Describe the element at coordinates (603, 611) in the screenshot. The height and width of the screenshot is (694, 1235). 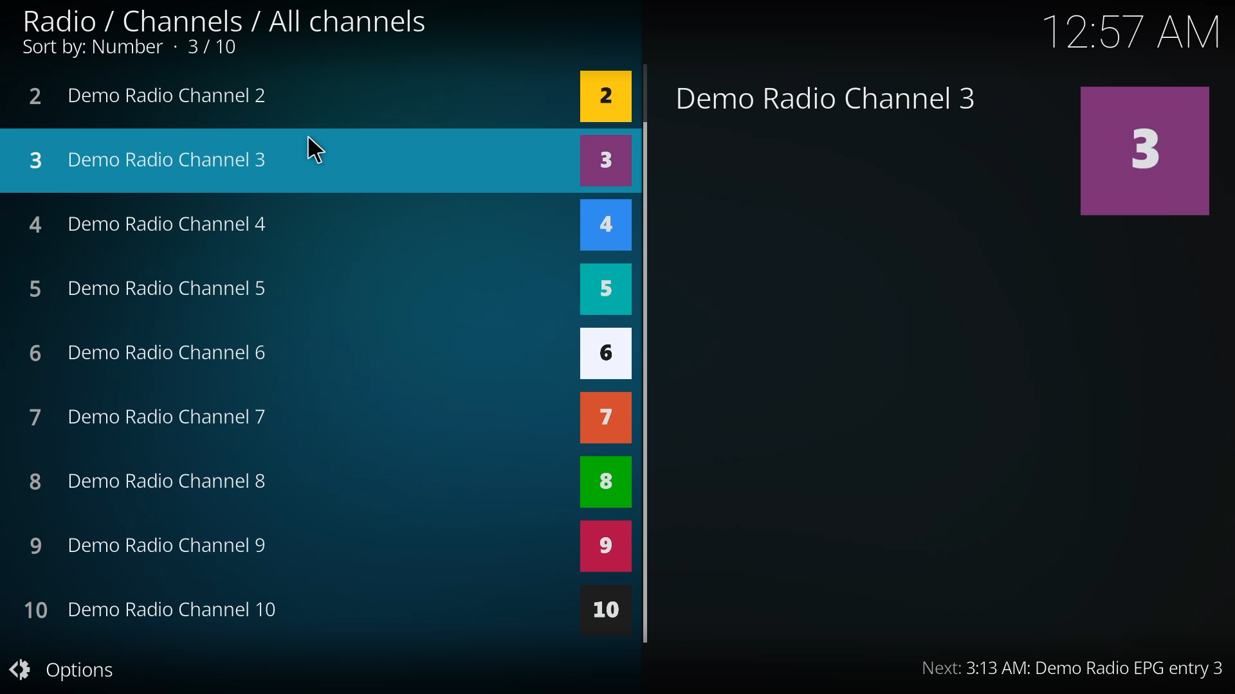
I see `10` at that location.